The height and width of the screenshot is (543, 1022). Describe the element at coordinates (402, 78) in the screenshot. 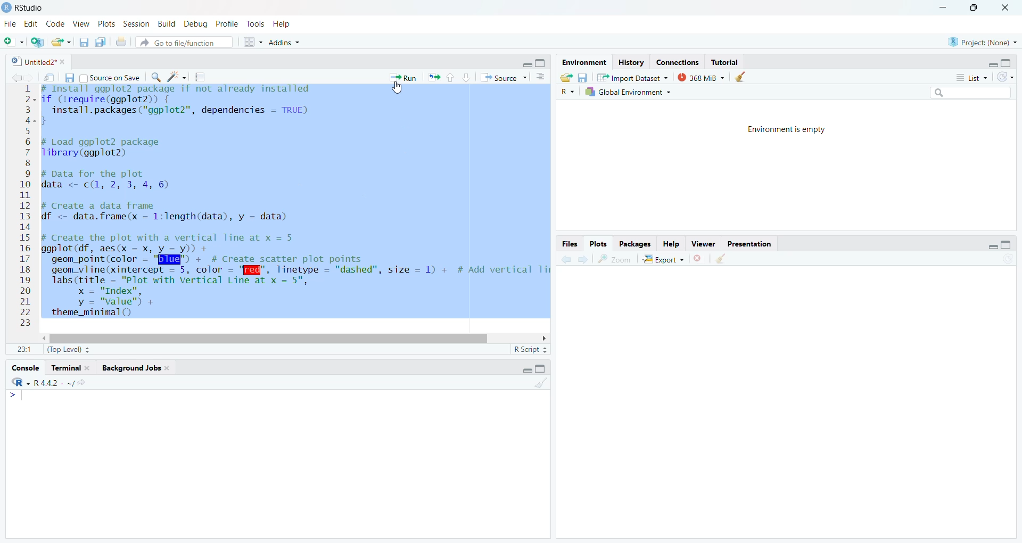

I see `* Run` at that location.